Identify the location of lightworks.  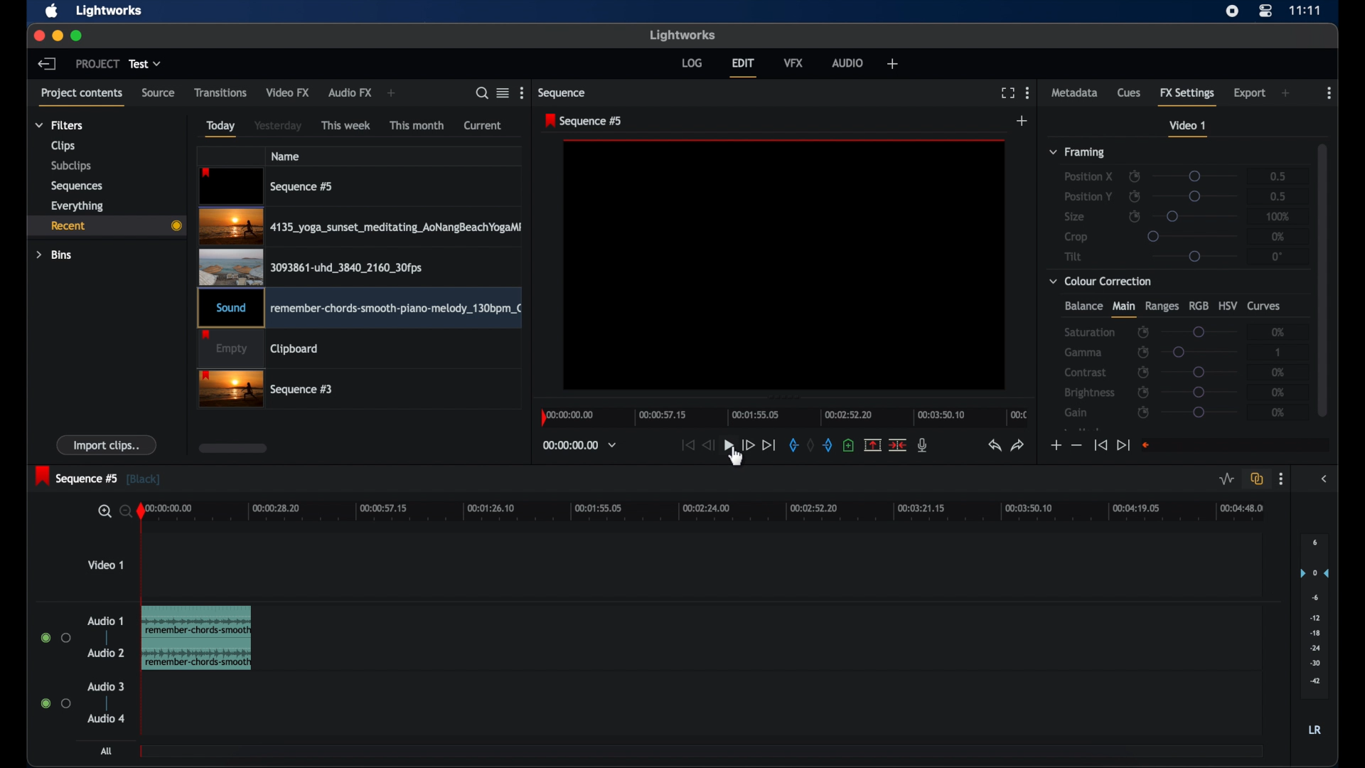
(682, 36).